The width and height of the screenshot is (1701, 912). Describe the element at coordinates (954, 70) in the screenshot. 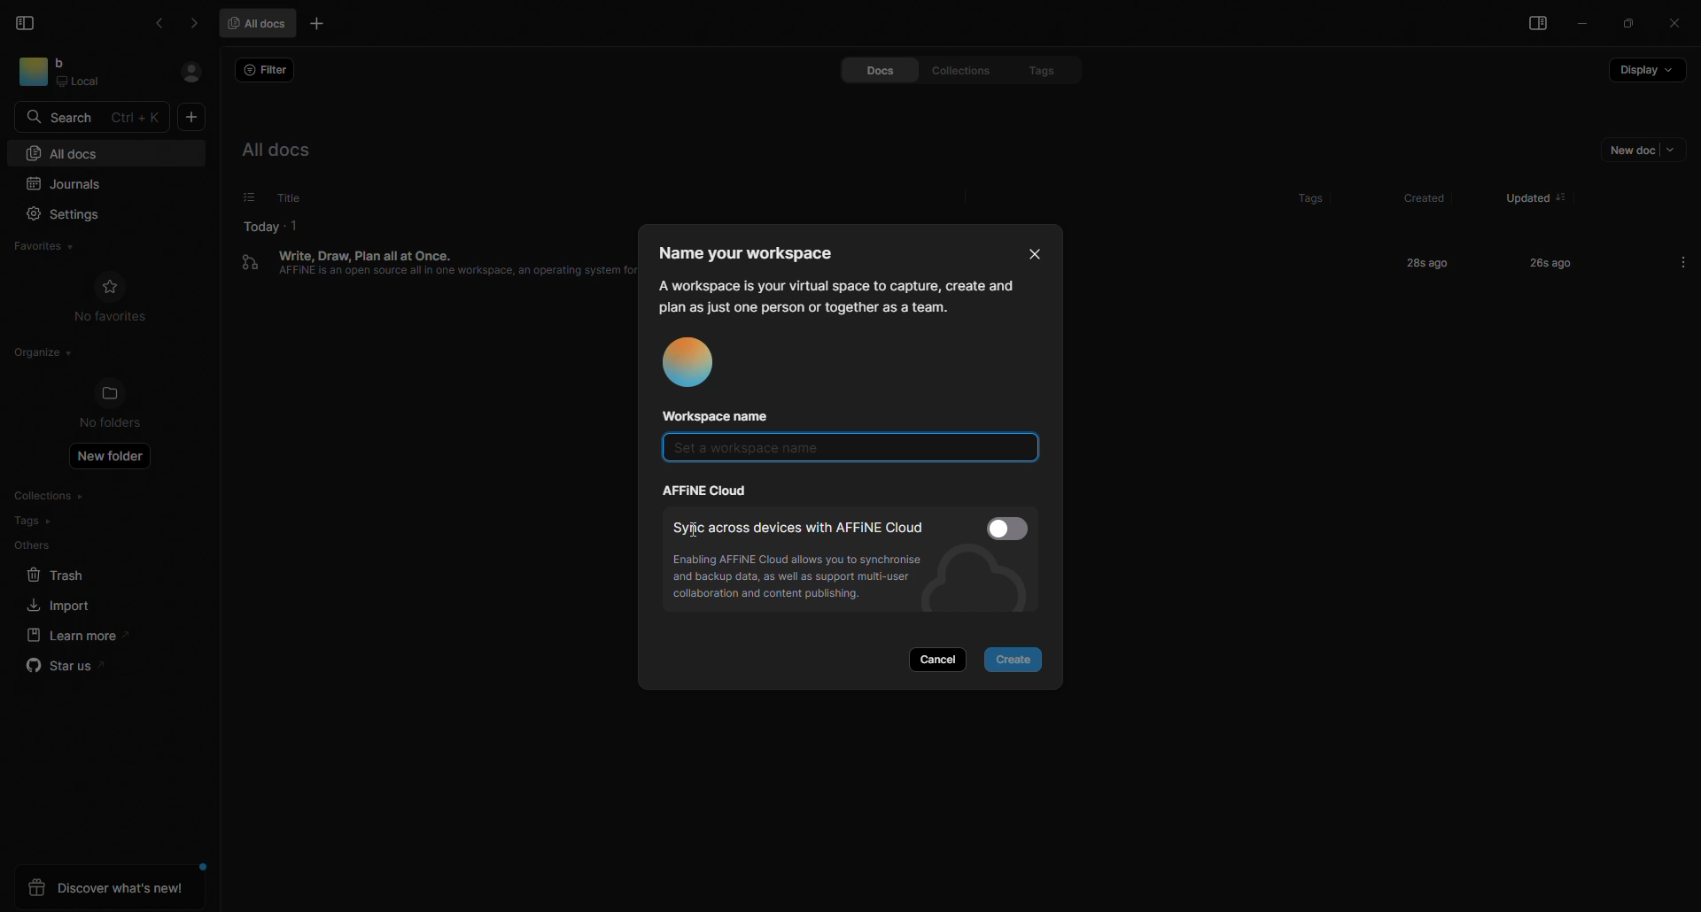

I see `collections` at that location.